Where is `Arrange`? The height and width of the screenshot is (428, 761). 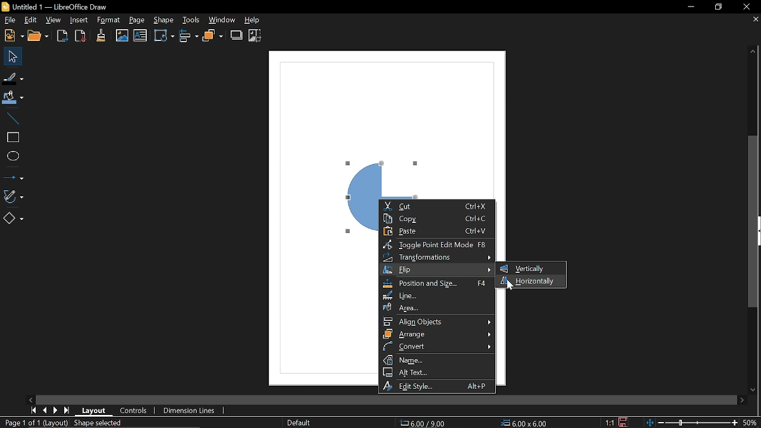 Arrange is located at coordinates (437, 333).